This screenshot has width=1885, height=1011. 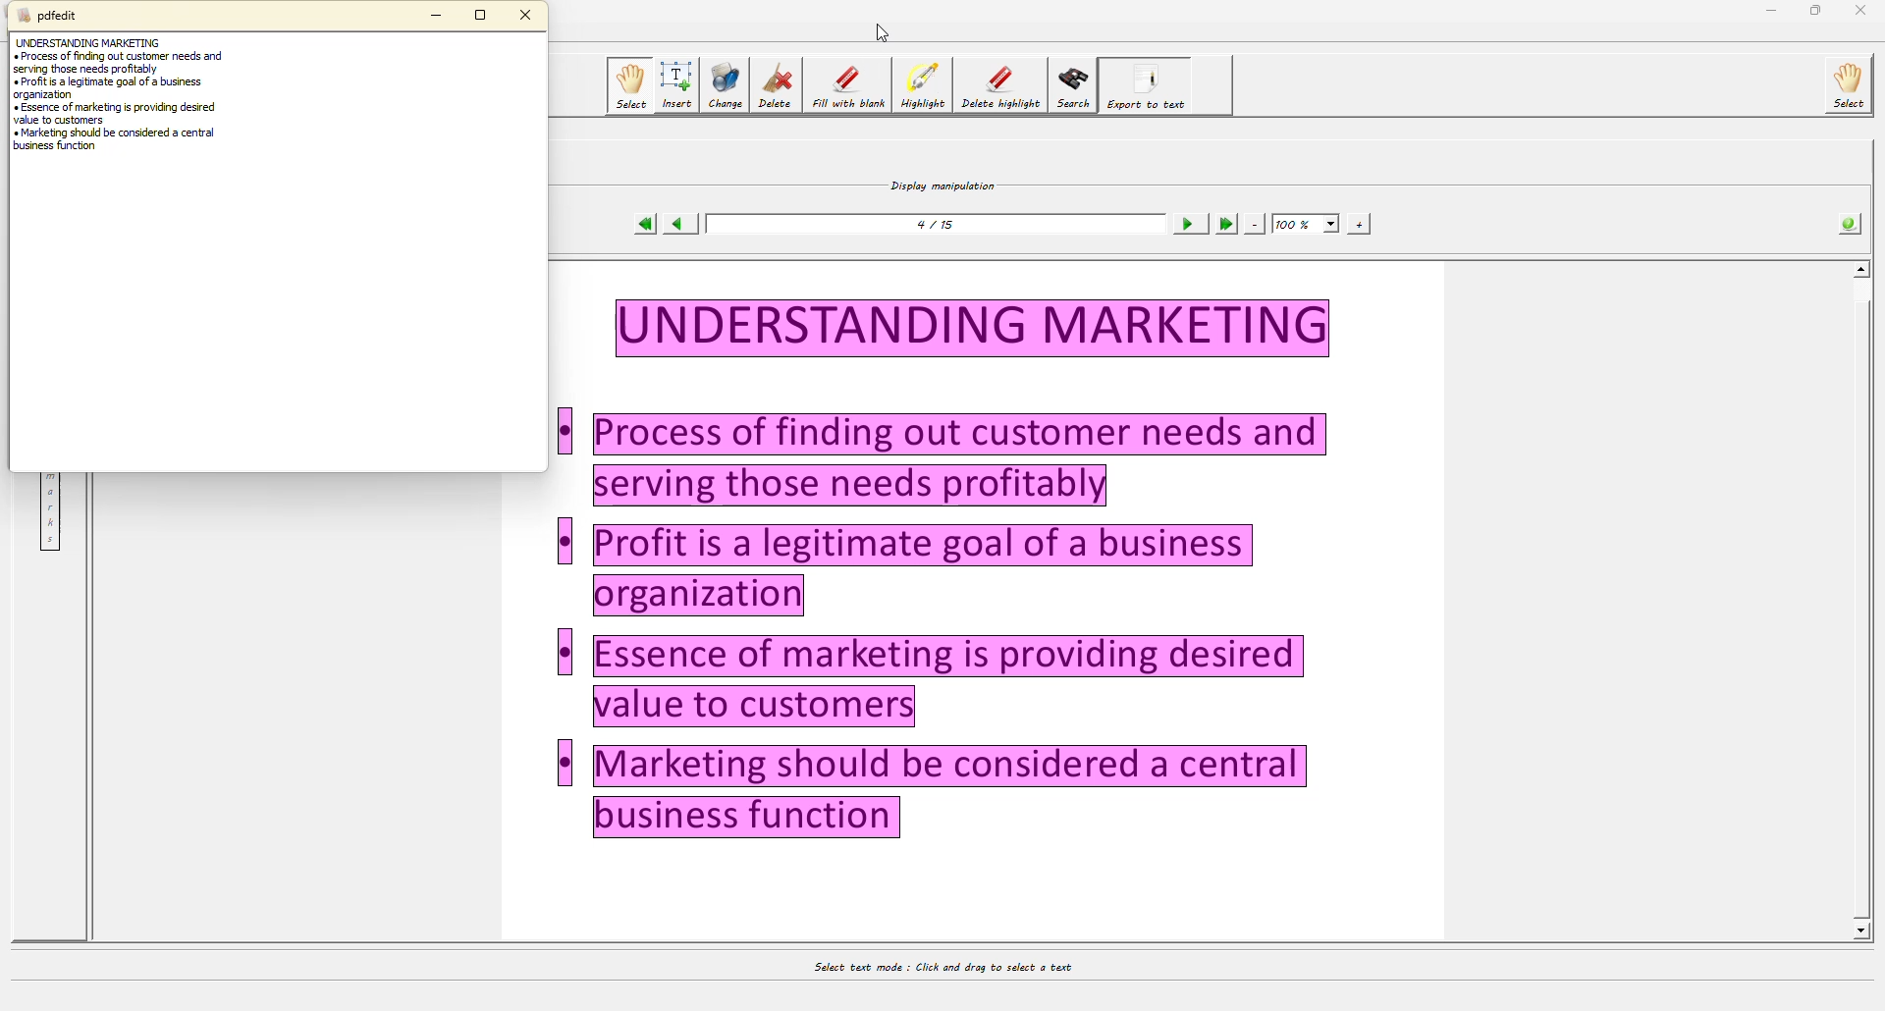 What do you see at coordinates (48, 513) in the screenshot?
I see `bookmarks` at bounding box center [48, 513].